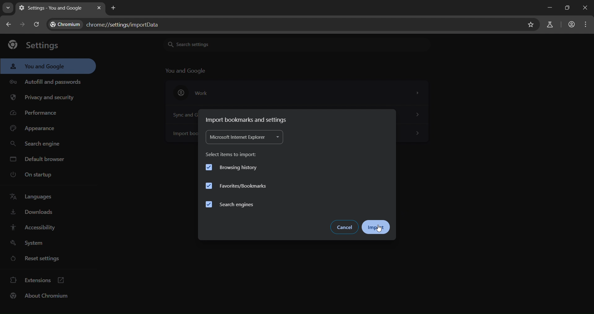 This screenshot has height=314, width=594. I want to click on bookmark page, so click(532, 24).